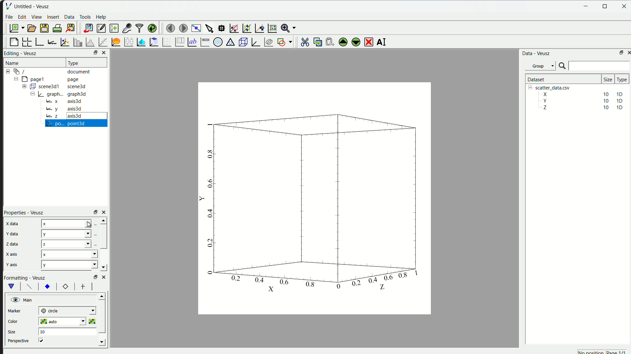  What do you see at coordinates (70, 311) in the screenshot?
I see `| next-tick` at bounding box center [70, 311].